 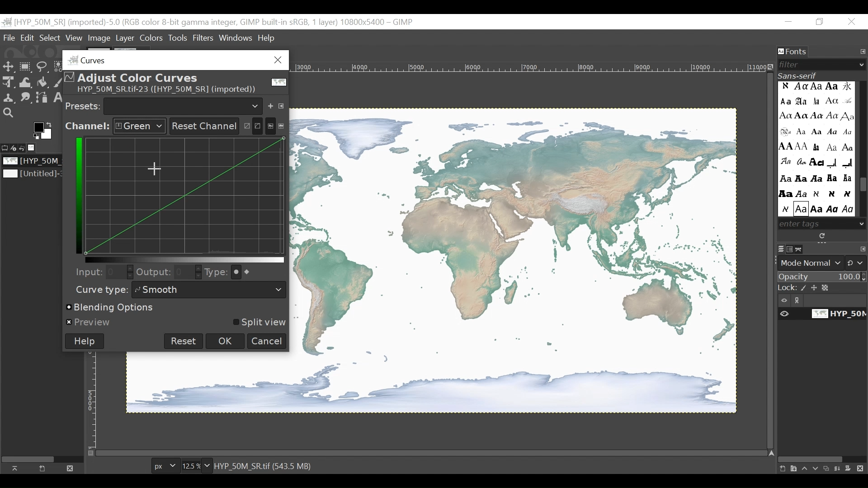 What do you see at coordinates (5, 147) in the screenshot?
I see `Tool options` at bounding box center [5, 147].